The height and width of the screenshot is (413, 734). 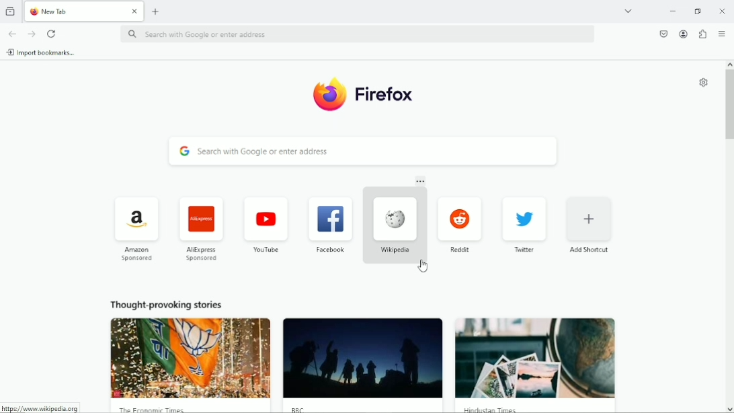 What do you see at coordinates (153, 408) in the screenshot?
I see `The Economic Times` at bounding box center [153, 408].